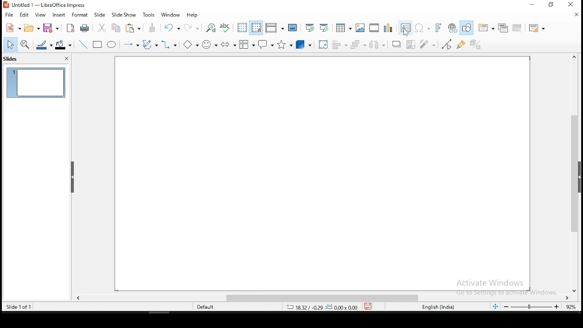 The height and width of the screenshot is (328, 583). What do you see at coordinates (52, 28) in the screenshot?
I see `save` at bounding box center [52, 28].